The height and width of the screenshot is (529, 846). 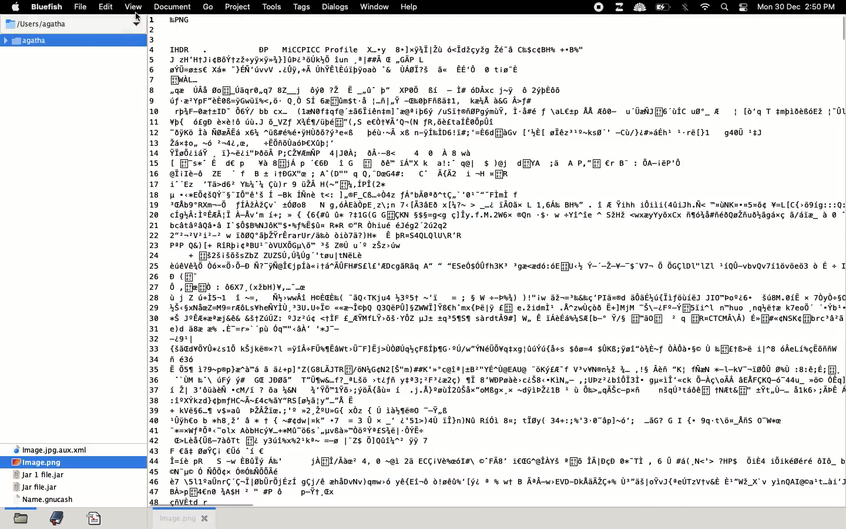 I want to click on Agatha, so click(x=72, y=41).